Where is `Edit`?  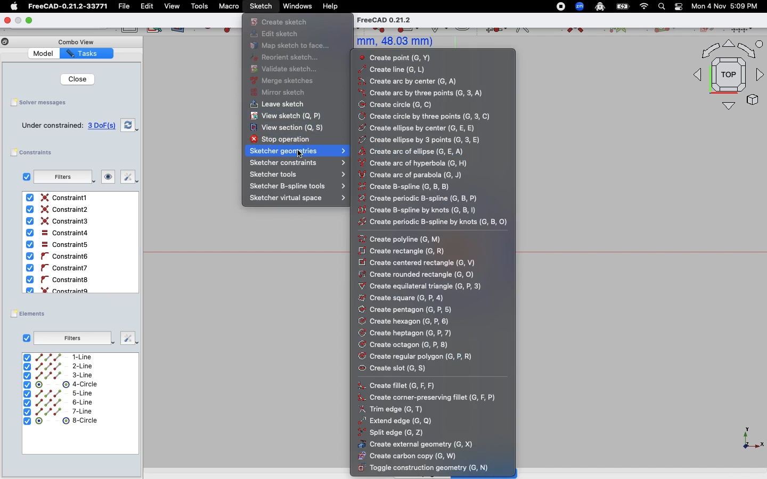 Edit is located at coordinates (147, 6).